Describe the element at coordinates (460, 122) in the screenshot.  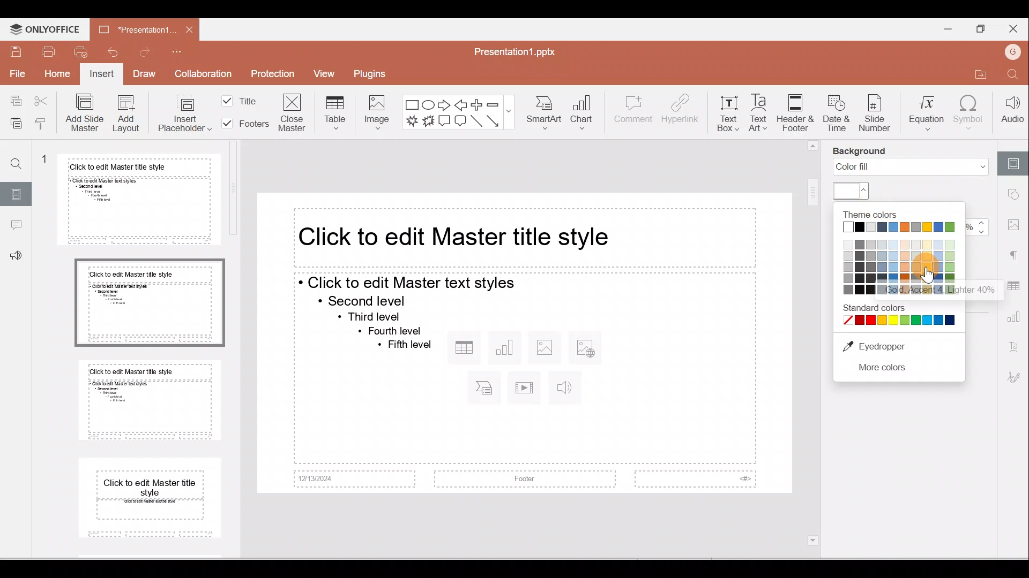
I see `Rounded Rectangular callout` at that location.